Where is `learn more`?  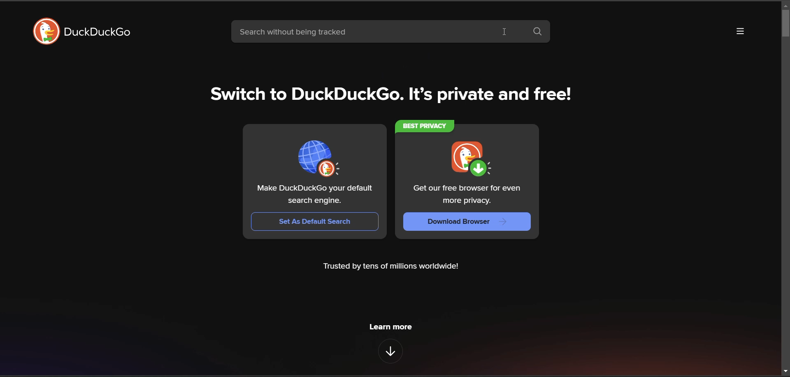 learn more is located at coordinates (390, 326).